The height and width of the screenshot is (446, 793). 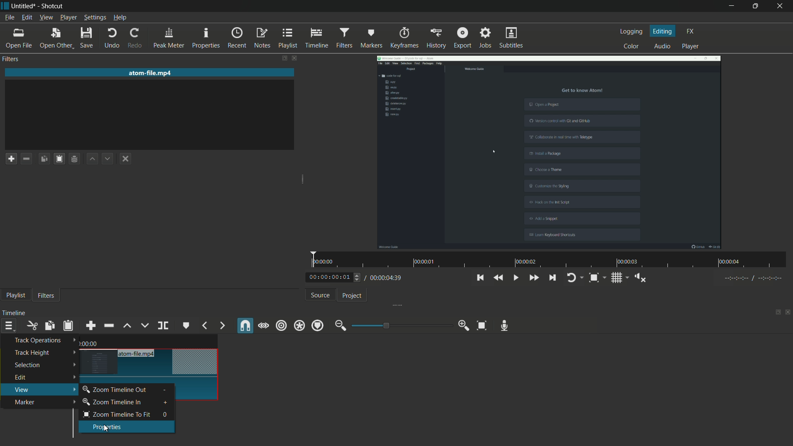 What do you see at coordinates (166, 390) in the screenshot?
I see `-` at bounding box center [166, 390].